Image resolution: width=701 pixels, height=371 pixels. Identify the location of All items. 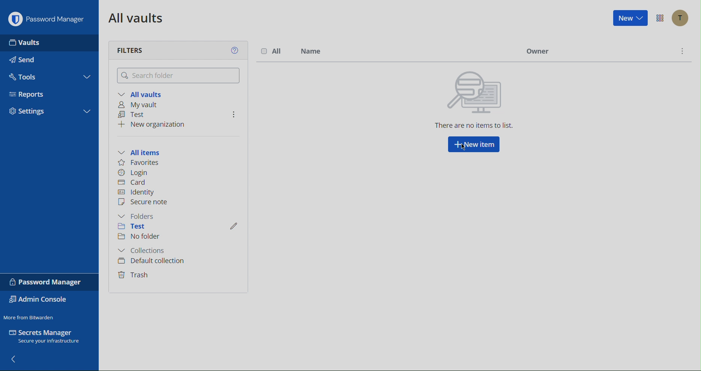
(143, 152).